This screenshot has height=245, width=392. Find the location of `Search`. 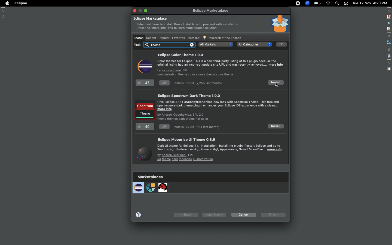

Search is located at coordinates (337, 3).